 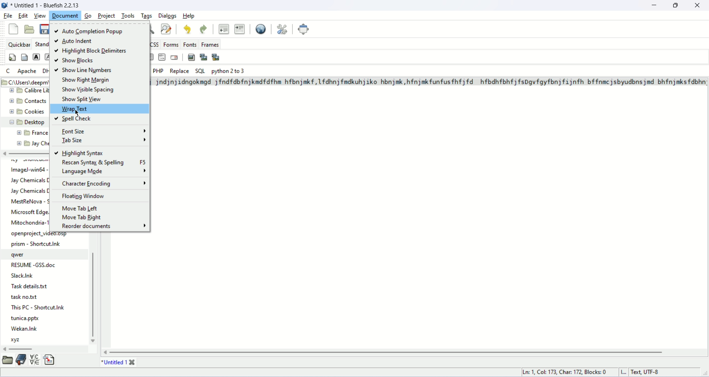 What do you see at coordinates (103, 132) in the screenshot?
I see `font size` at bounding box center [103, 132].